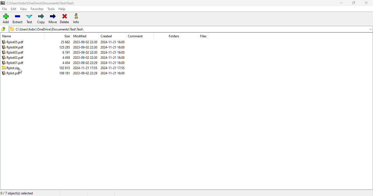 This screenshot has width=373, height=196. What do you see at coordinates (20, 71) in the screenshot?
I see `cursor` at bounding box center [20, 71].